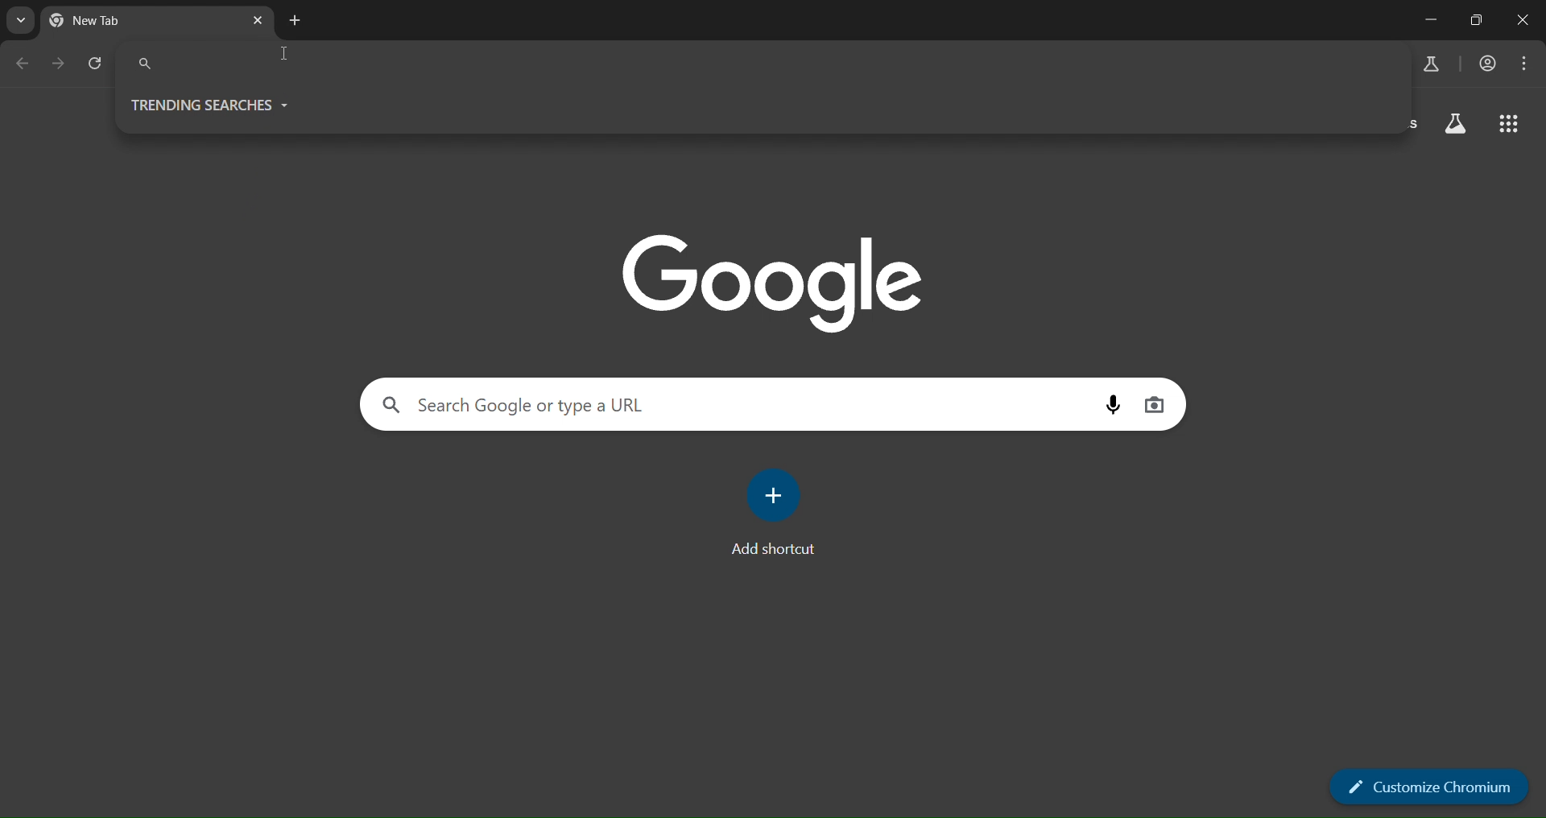 The width and height of the screenshot is (1546, 818). Describe the element at coordinates (1508, 124) in the screenshot. I see `google apps` at that location.